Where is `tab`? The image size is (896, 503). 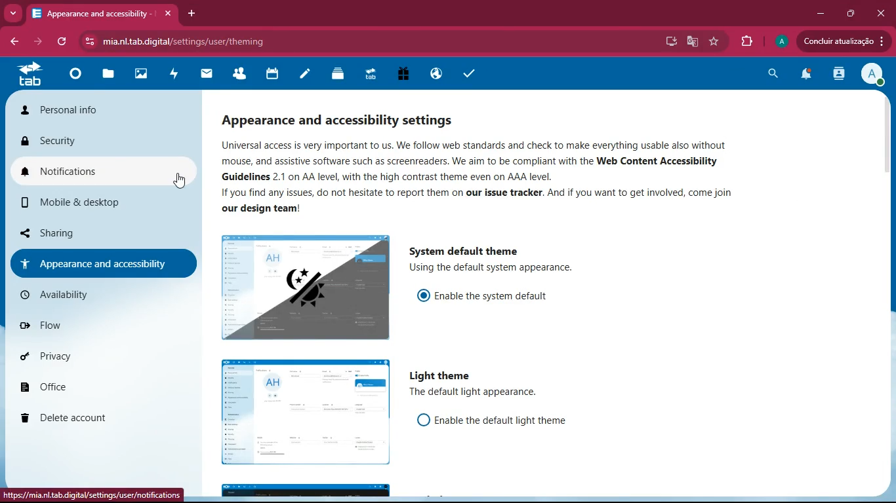
tab is located at coordinates (31, 76).